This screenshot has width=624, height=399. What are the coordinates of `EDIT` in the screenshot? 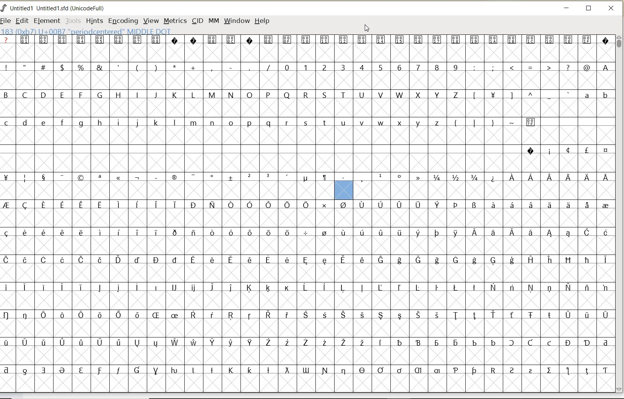 It's located at (22, 21).